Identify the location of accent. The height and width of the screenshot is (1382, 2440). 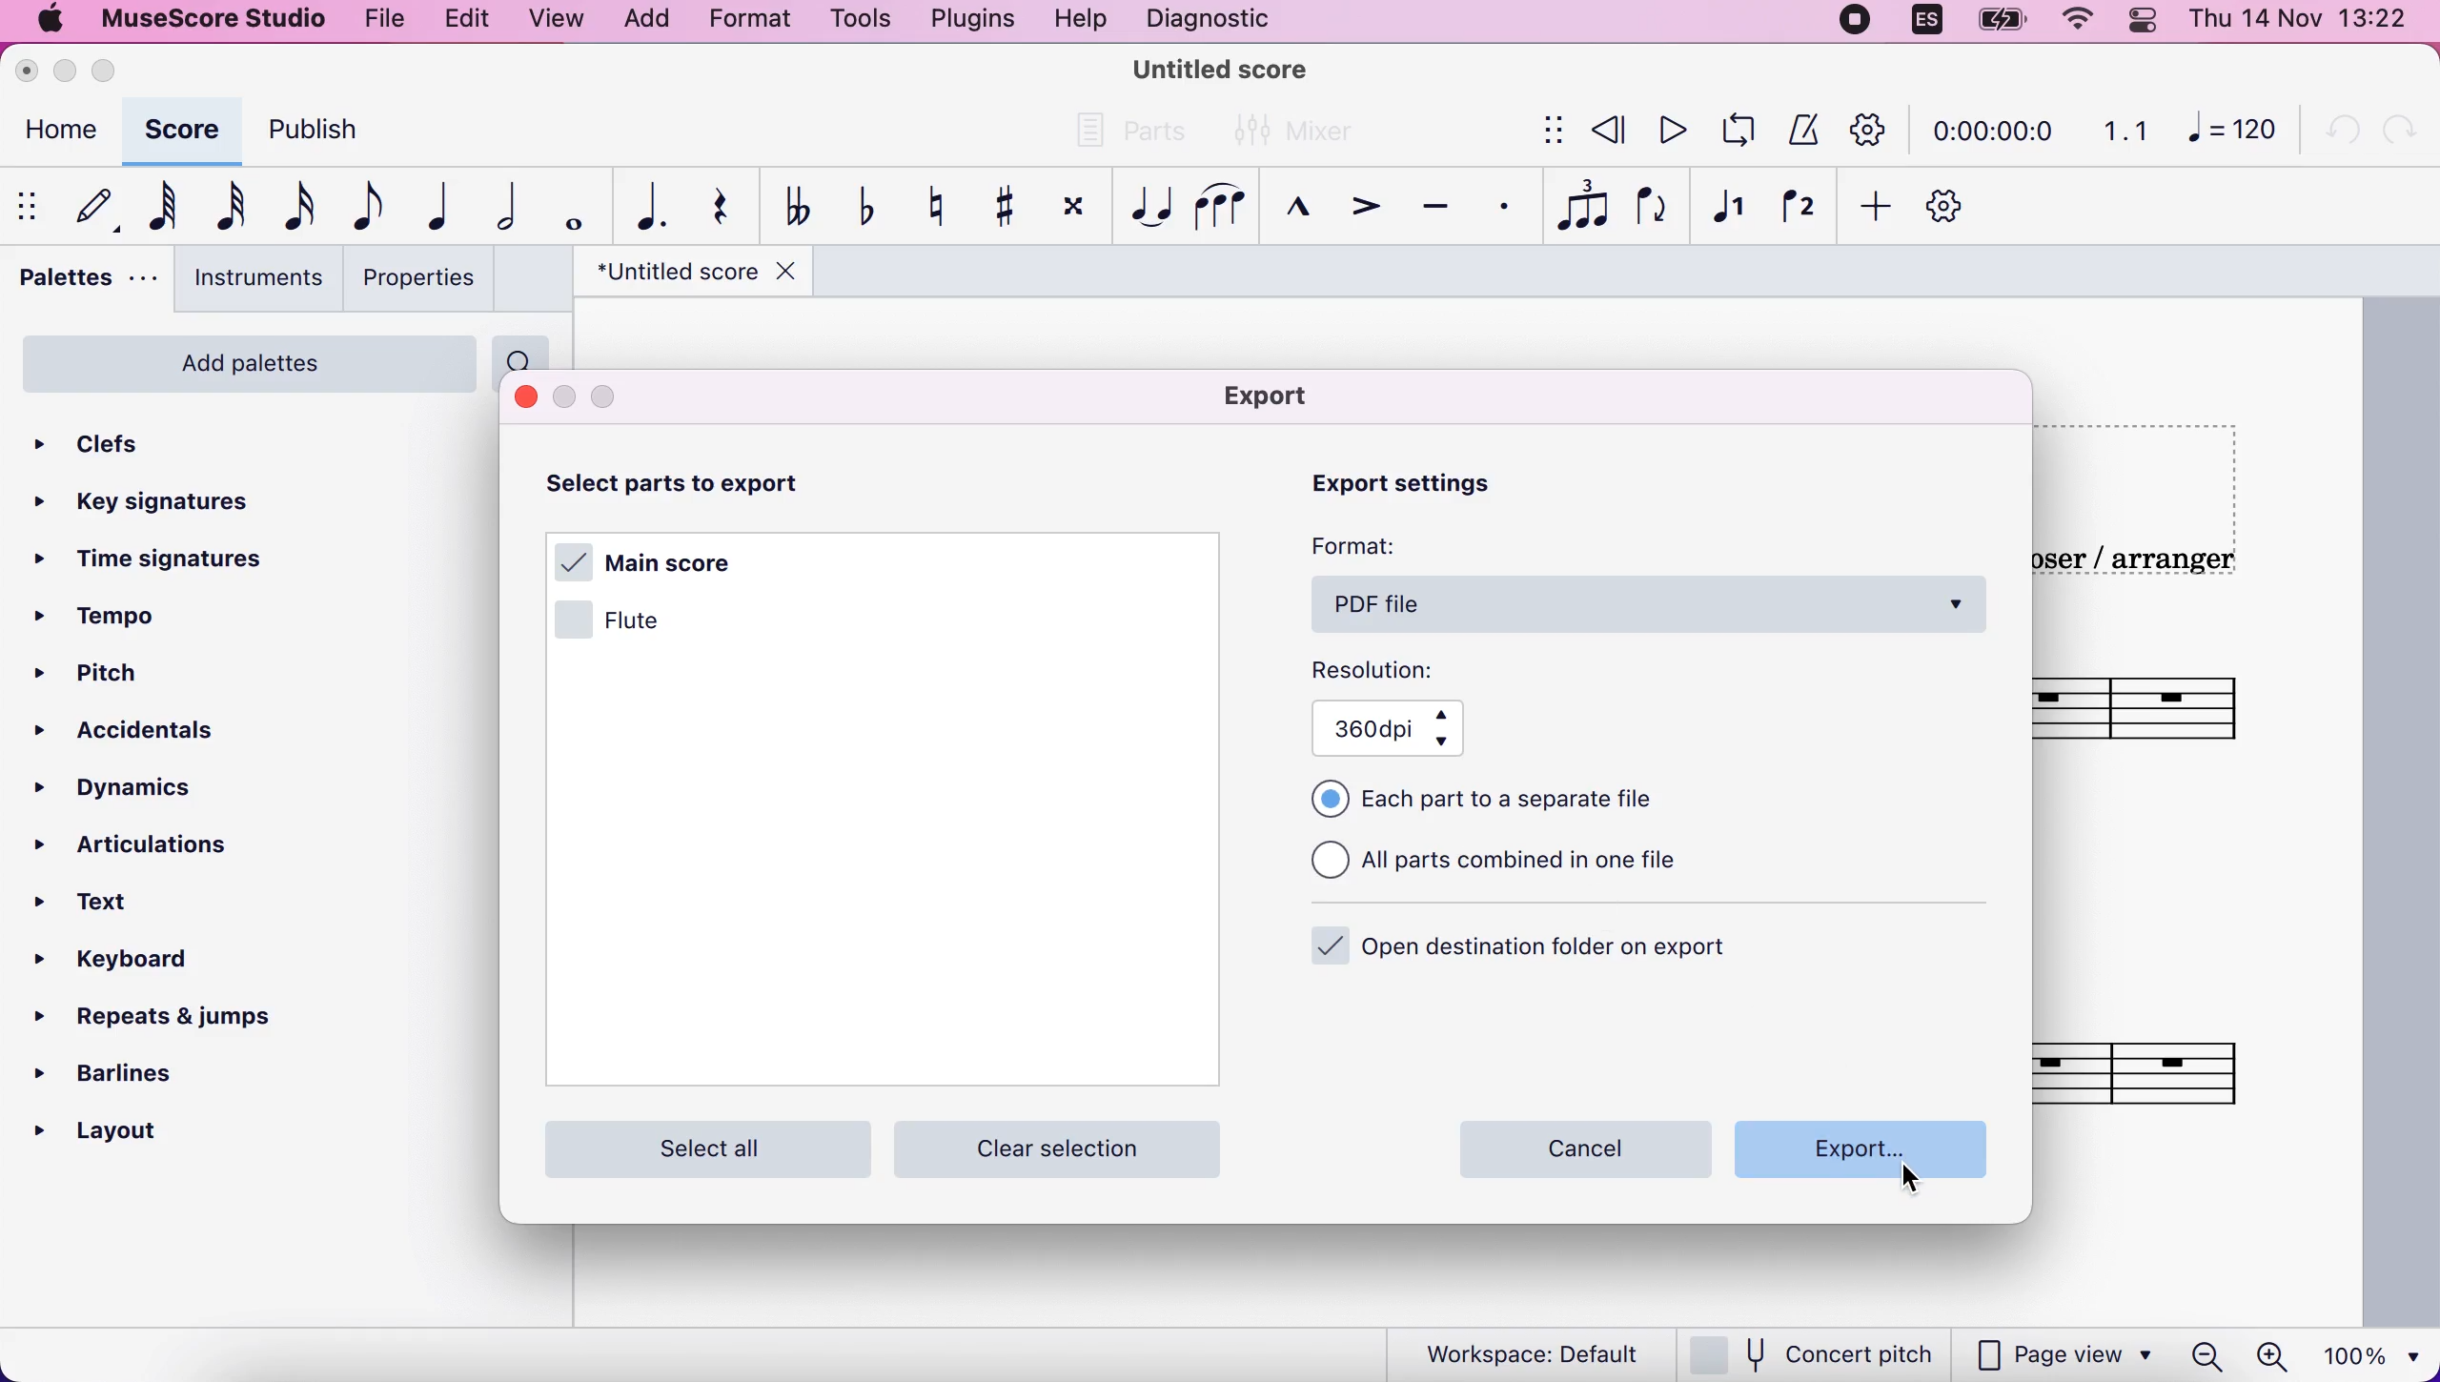
(1359, 211).